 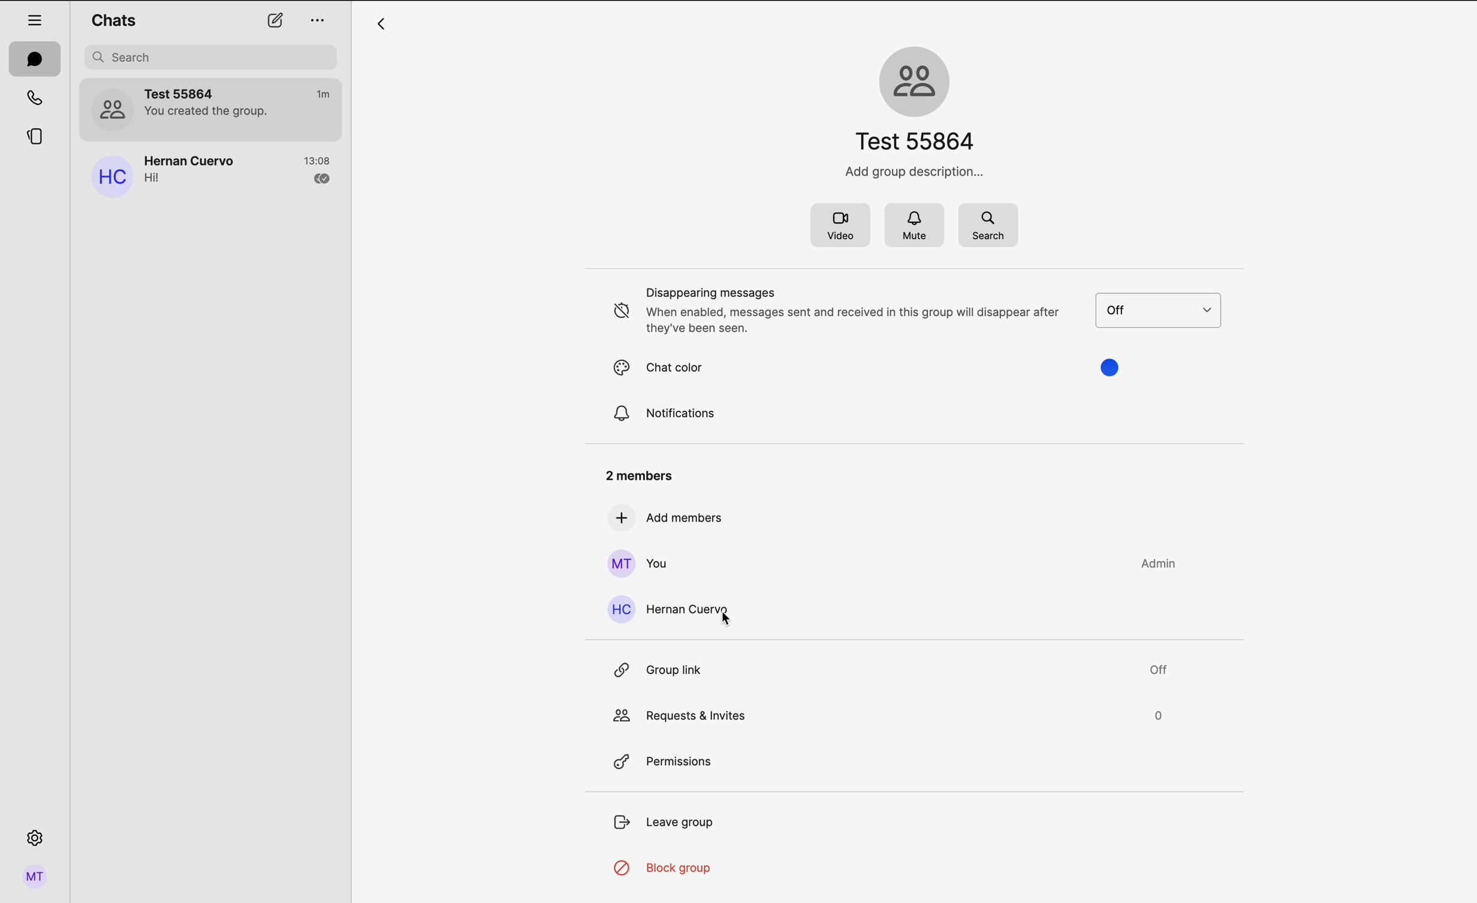 I want to click on block group, so click(x=663, y=869).